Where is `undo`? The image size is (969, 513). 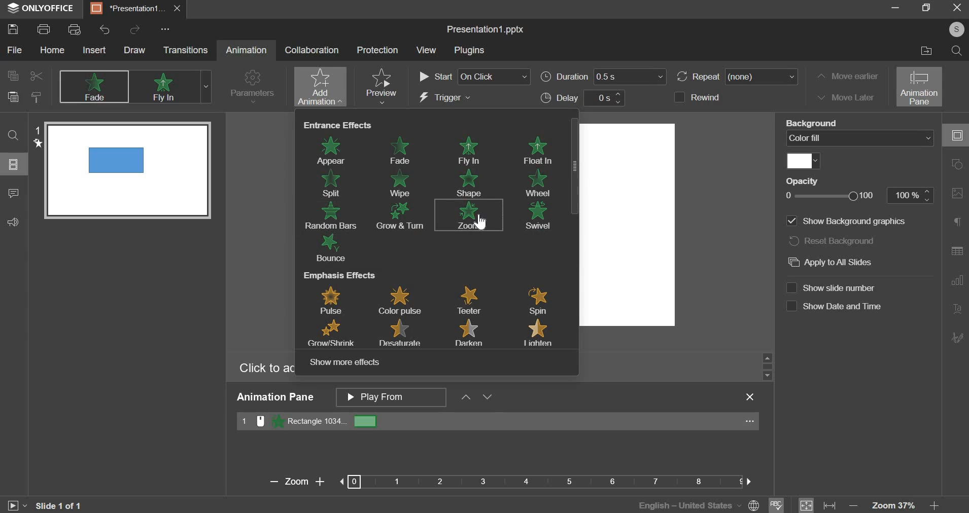
undo is located at coordinates (106, 30).